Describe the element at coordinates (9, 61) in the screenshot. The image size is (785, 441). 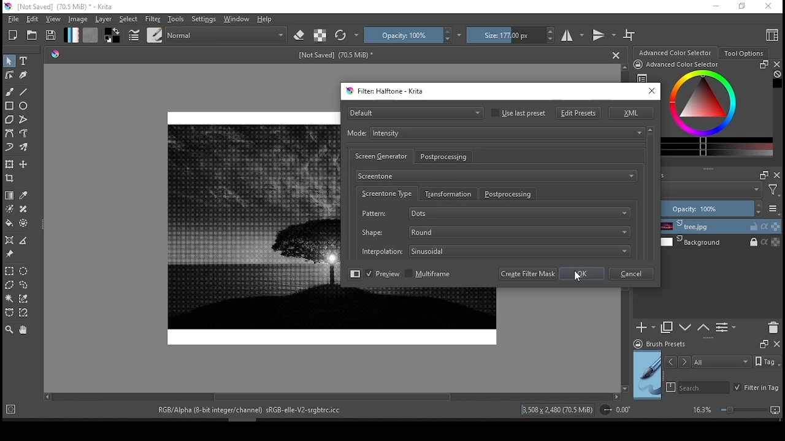
I see `select shapes tool` at that location.